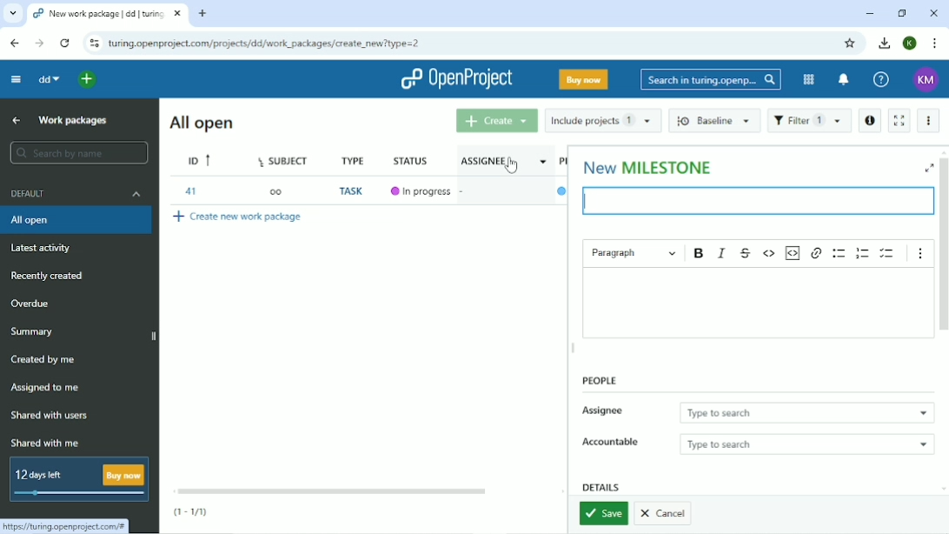  I want to click on Modules, so click(807, 80).